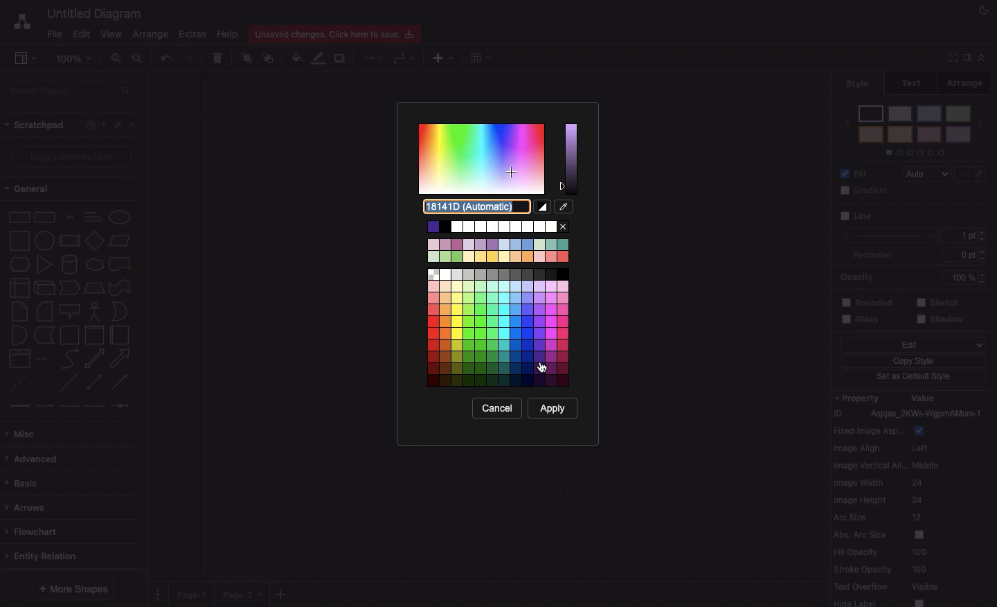 This screenshot has width=997, height=607. I want to click on ellipse, so click(120, 215).